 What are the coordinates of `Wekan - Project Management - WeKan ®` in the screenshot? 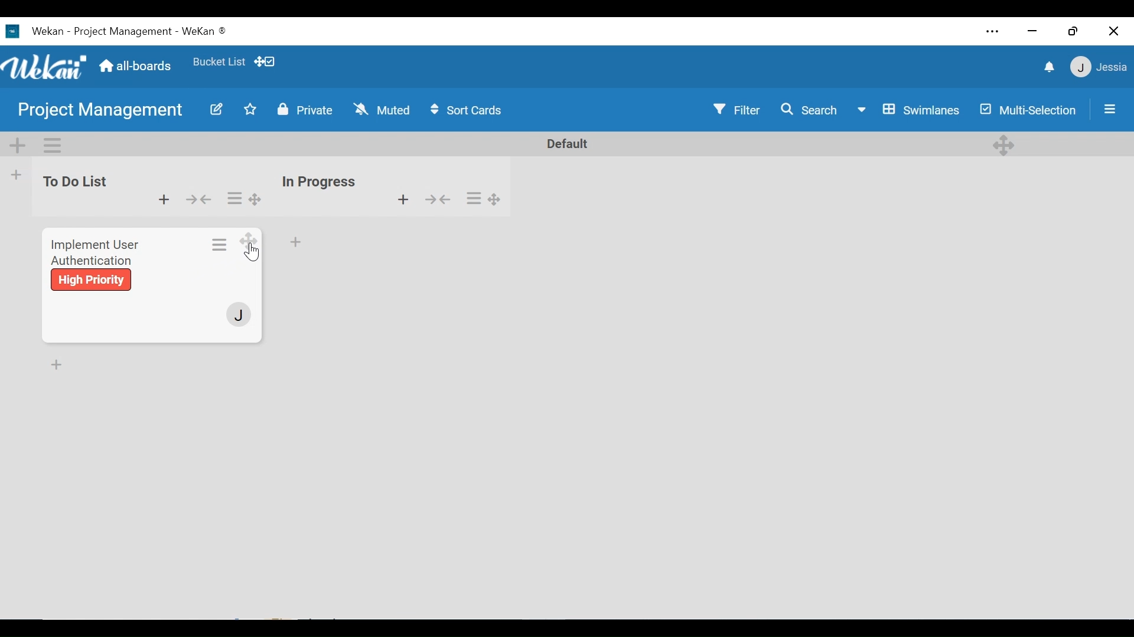 It's located at (127, 32).